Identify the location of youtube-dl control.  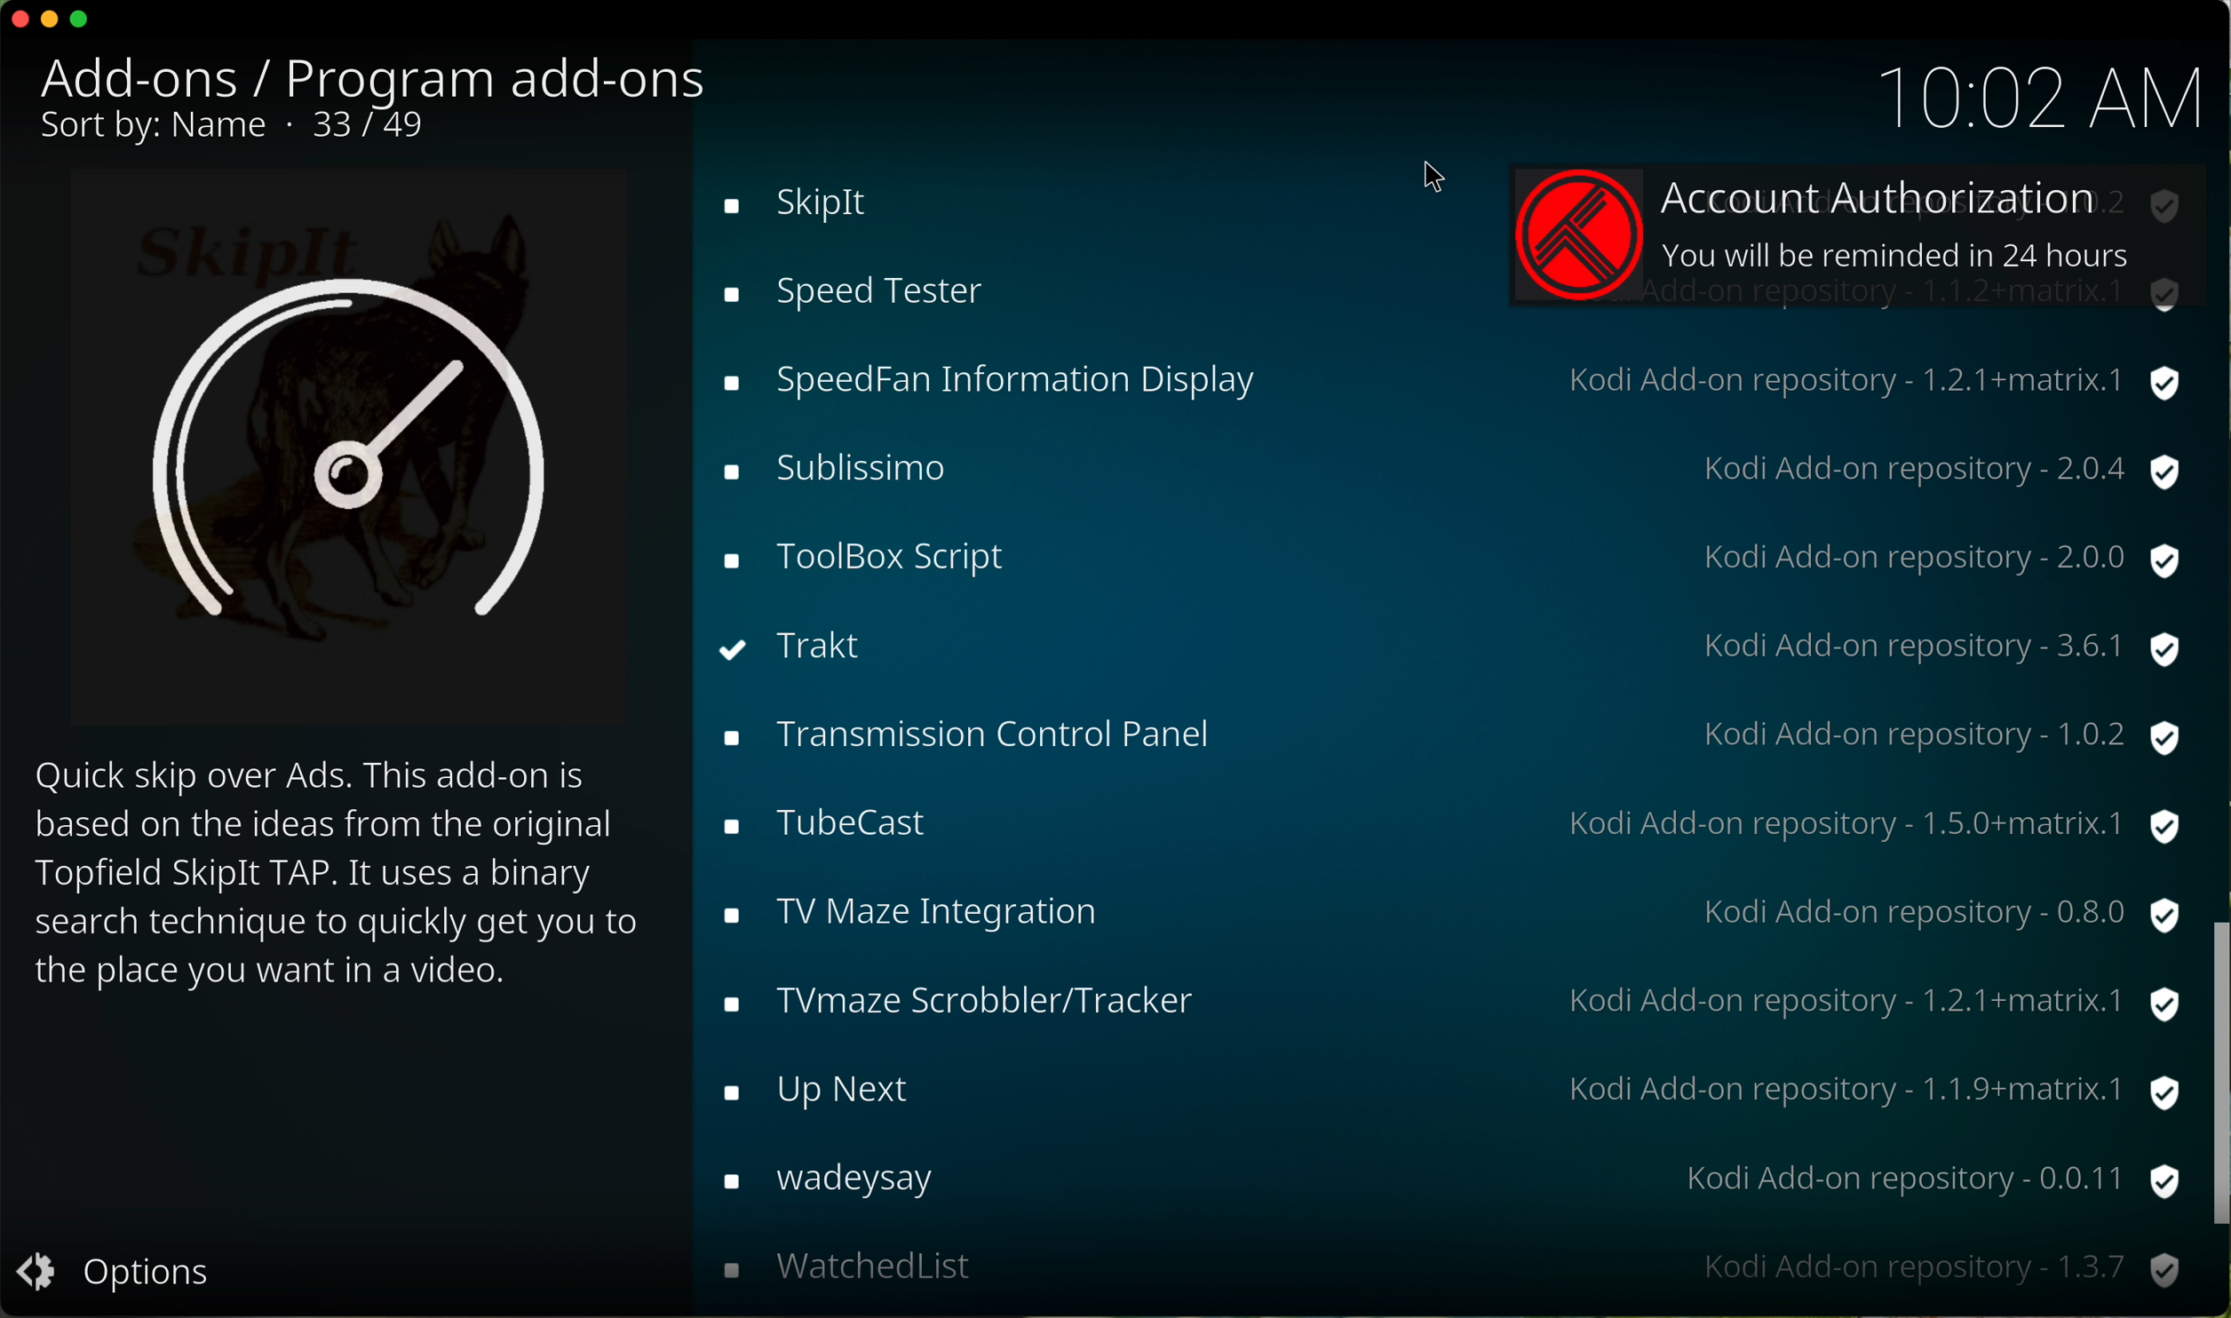
(1447, 1267).